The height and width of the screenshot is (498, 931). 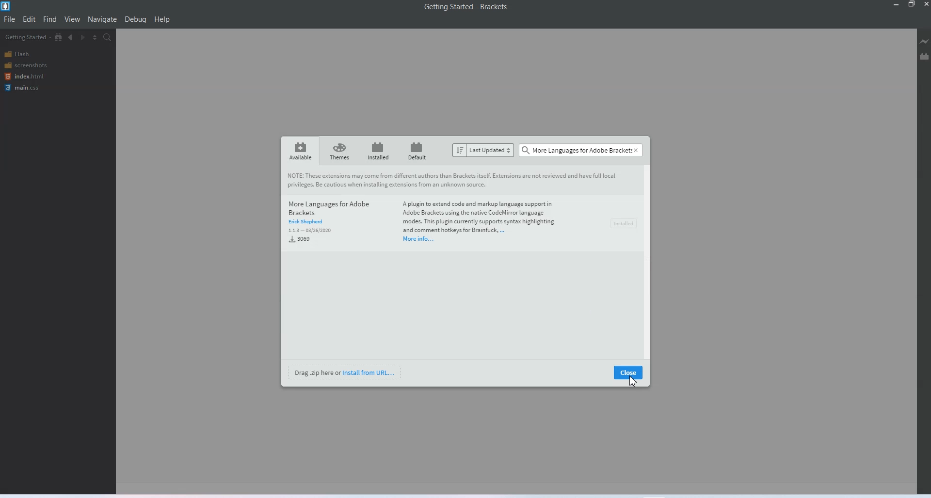 What do you see at coordinates (30, 19) in the screenshot?
I see `Edit` at bounding box center [30, 19].